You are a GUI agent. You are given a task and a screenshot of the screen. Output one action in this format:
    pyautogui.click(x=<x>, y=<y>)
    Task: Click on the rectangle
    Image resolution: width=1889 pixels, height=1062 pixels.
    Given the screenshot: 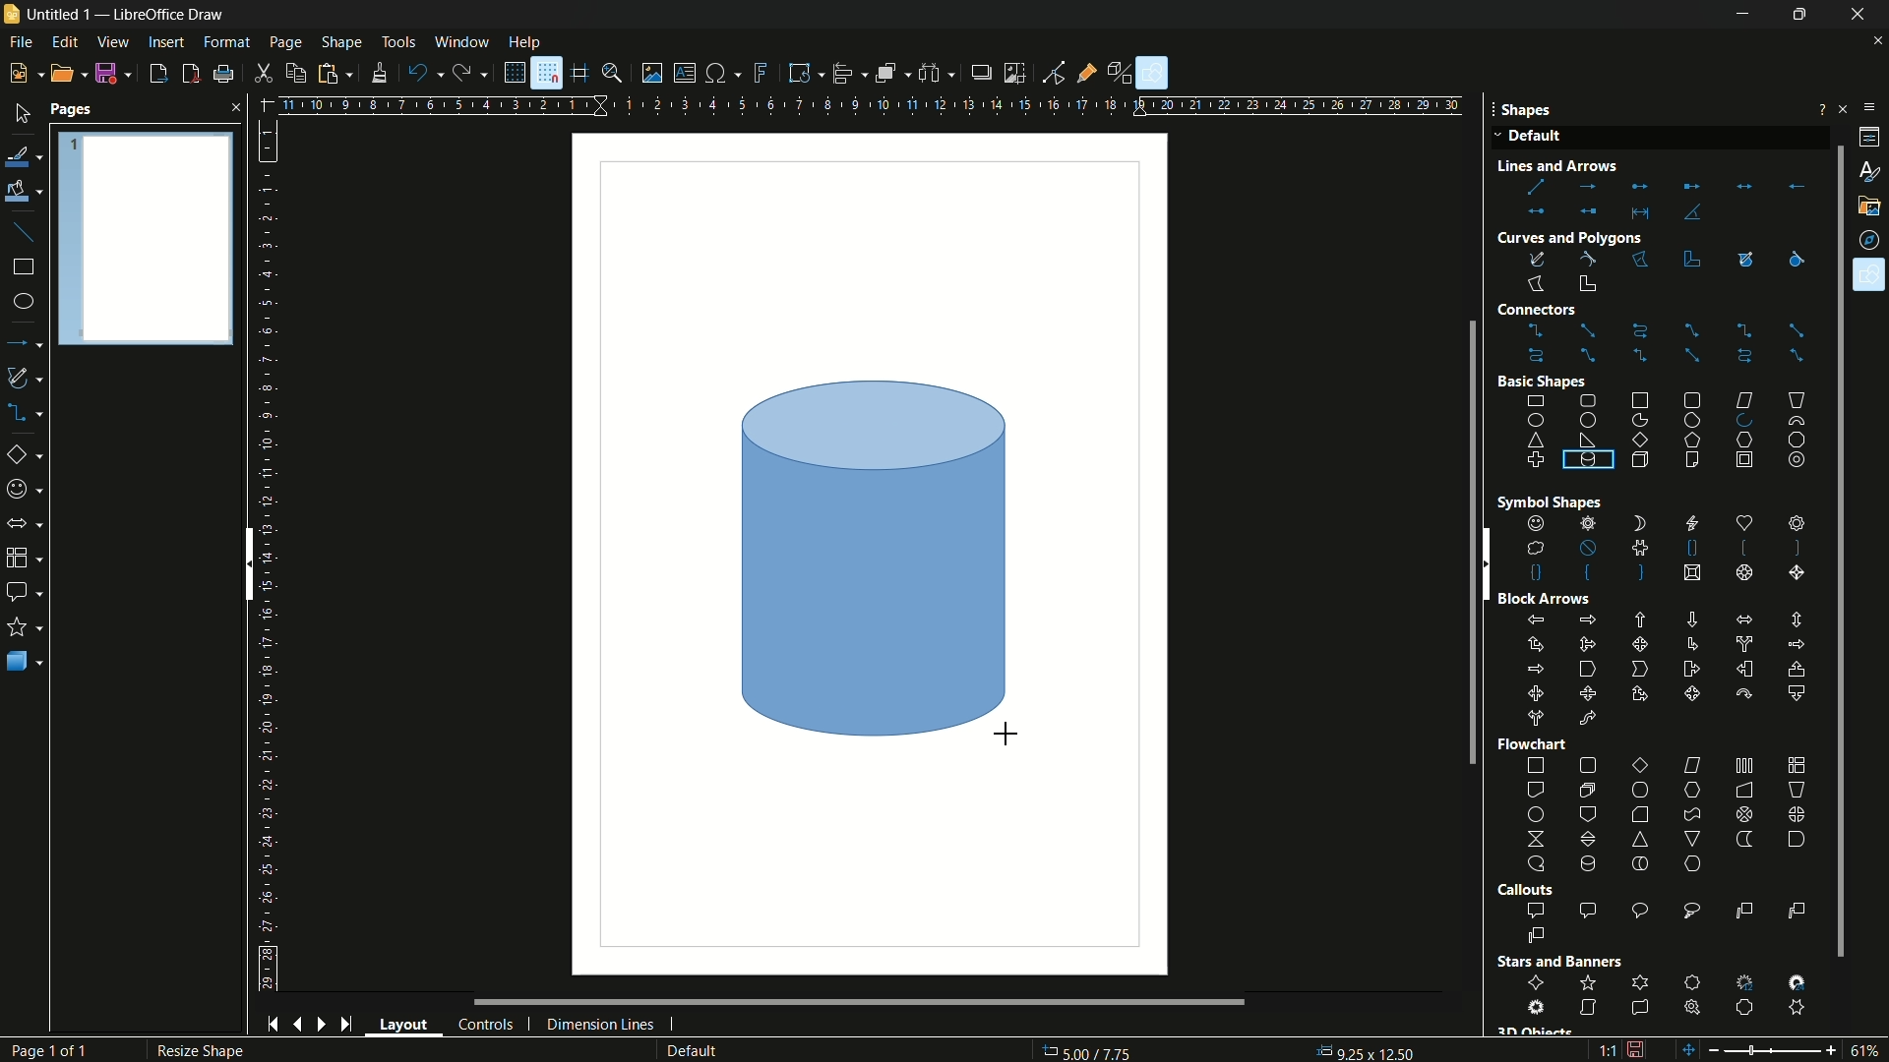 What is the action you would take?
    pyautogui.click(x=24, y=266)
    